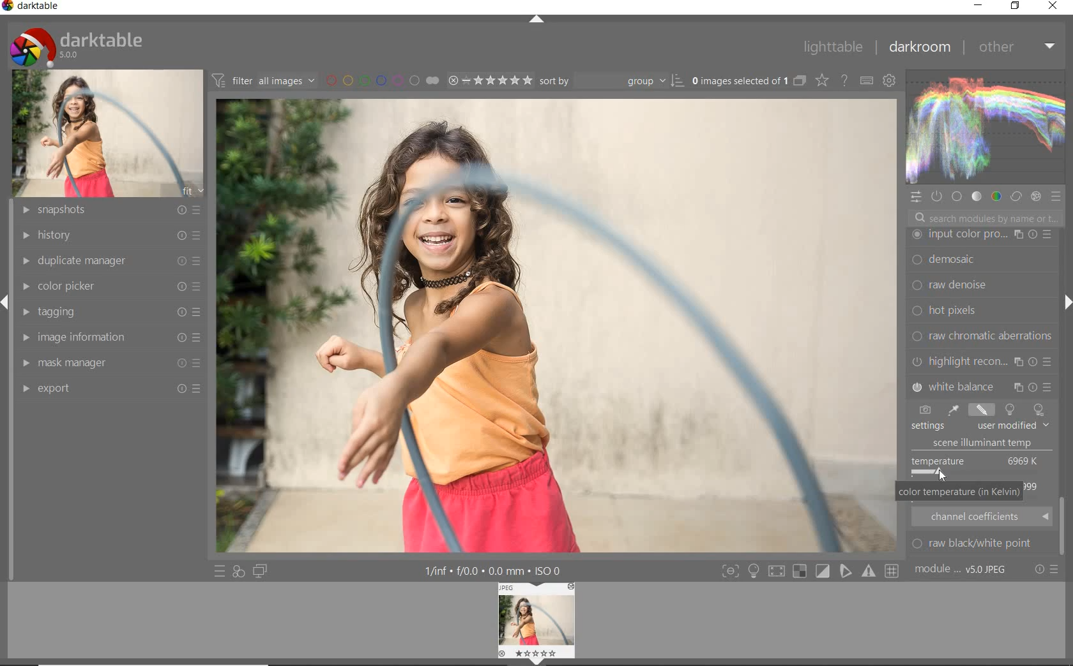 The width and height of the screenshot is (1073, 666). Describe the element at coordinates (107, 211) in the screenshot. I see `snapshots` at that location.